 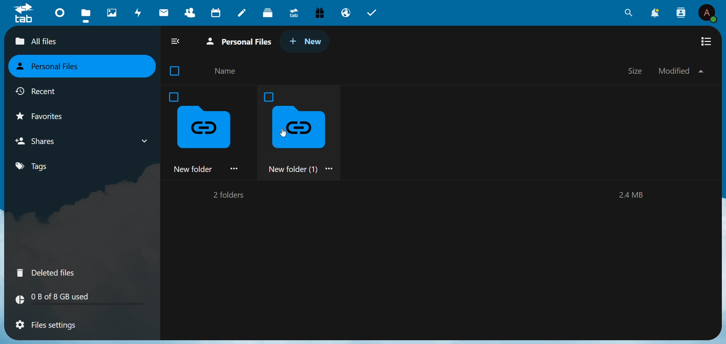 I want to click on task, so click(x=375, y=14).